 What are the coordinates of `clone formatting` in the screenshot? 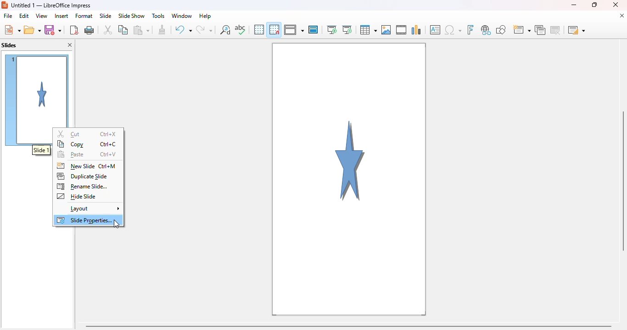 It's located at (162, 30).